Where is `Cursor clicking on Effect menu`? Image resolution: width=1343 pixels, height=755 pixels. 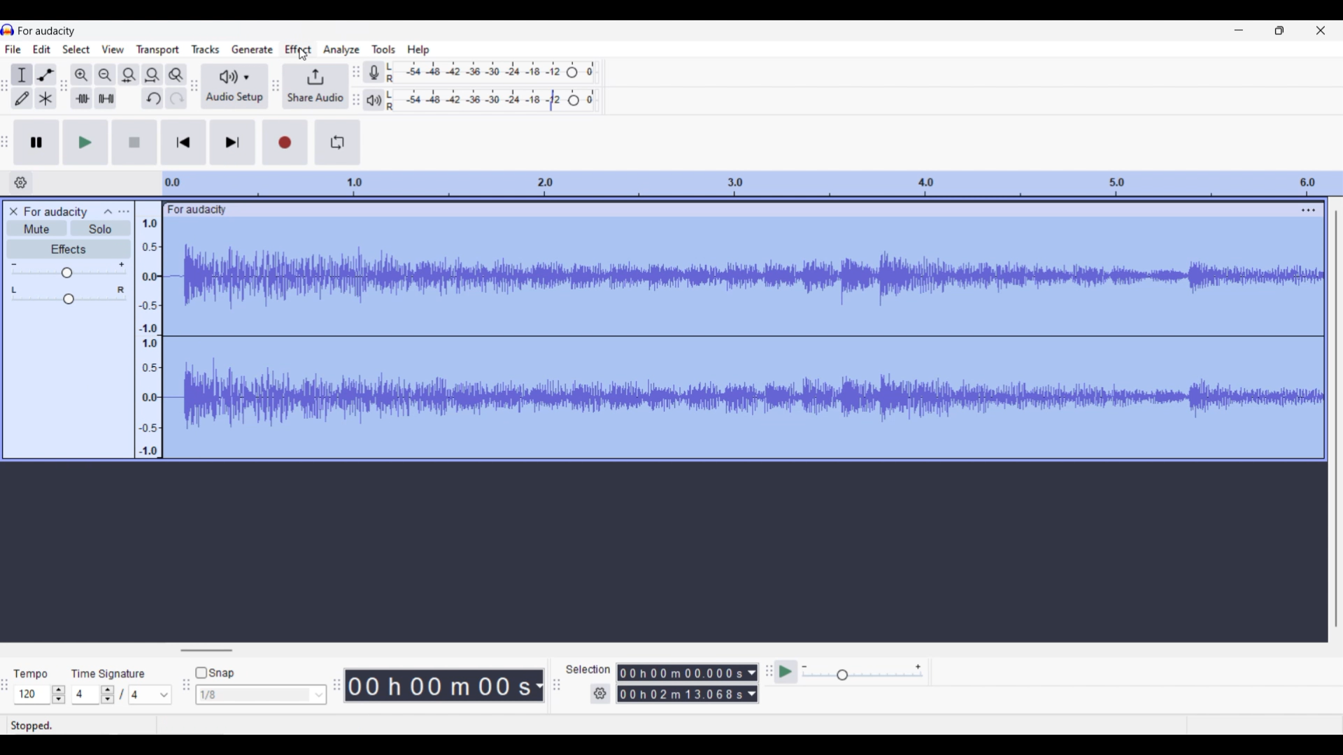 Cursor clicking on Effect menu is located at coordinates (303, 55).